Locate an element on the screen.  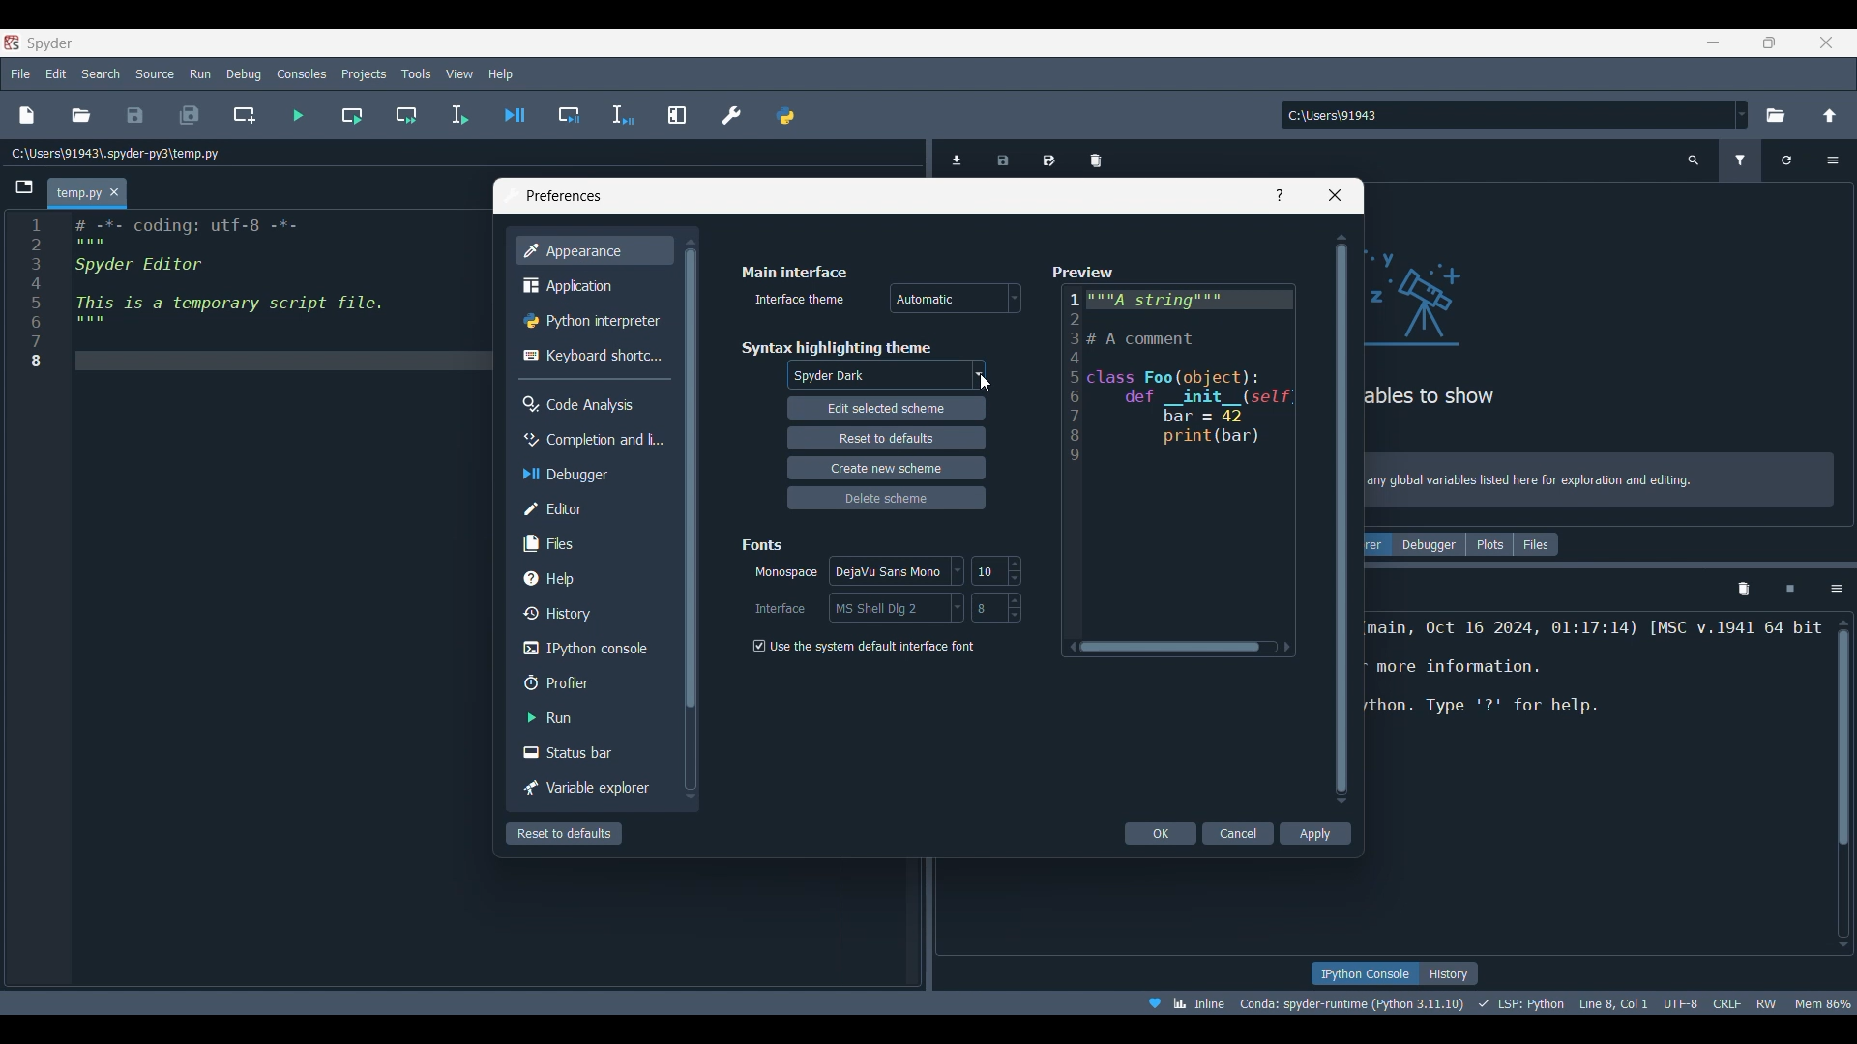
programming language is located at coordinates (1524, 1002).